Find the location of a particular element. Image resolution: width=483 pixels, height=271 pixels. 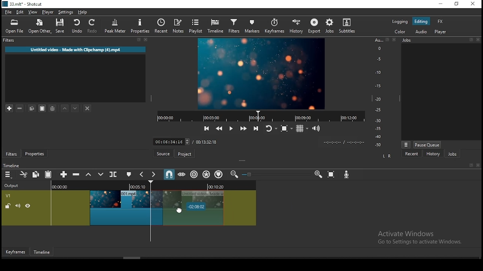

menu is located at coordinates (8, 175).